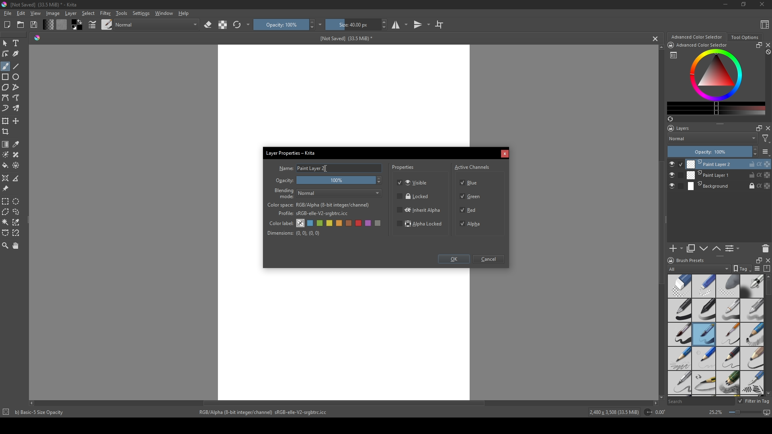  Describe the element at coordinates (237, 25) in the screenshot. I see `refresh` at that location.